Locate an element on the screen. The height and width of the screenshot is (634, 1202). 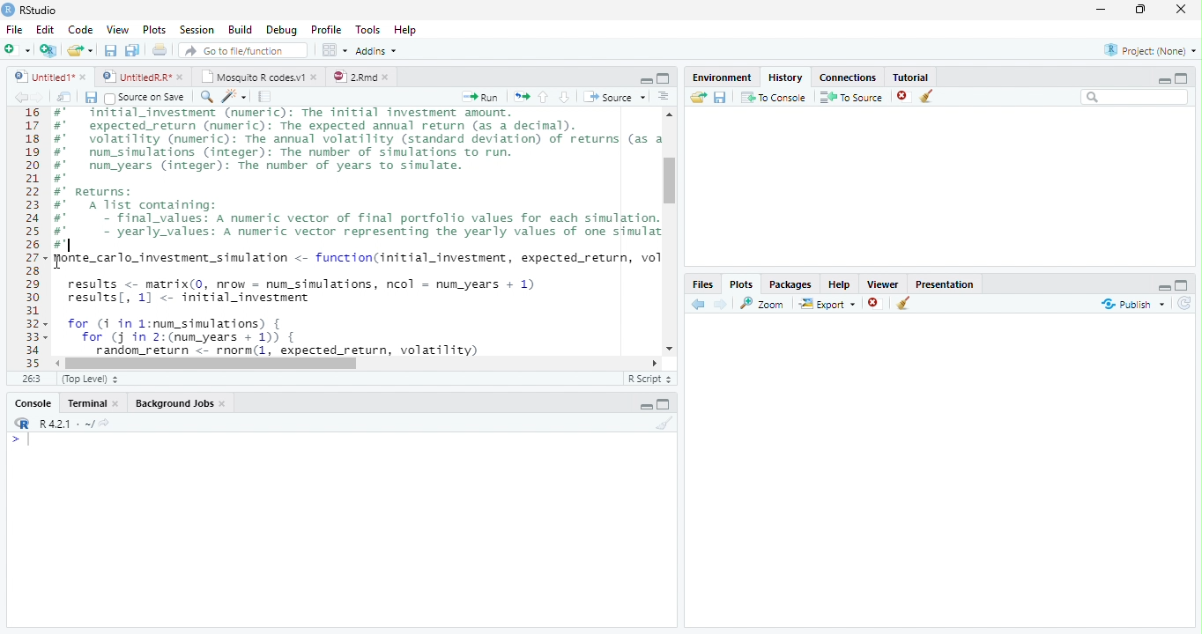
Save is located at coordinates (91, 97).